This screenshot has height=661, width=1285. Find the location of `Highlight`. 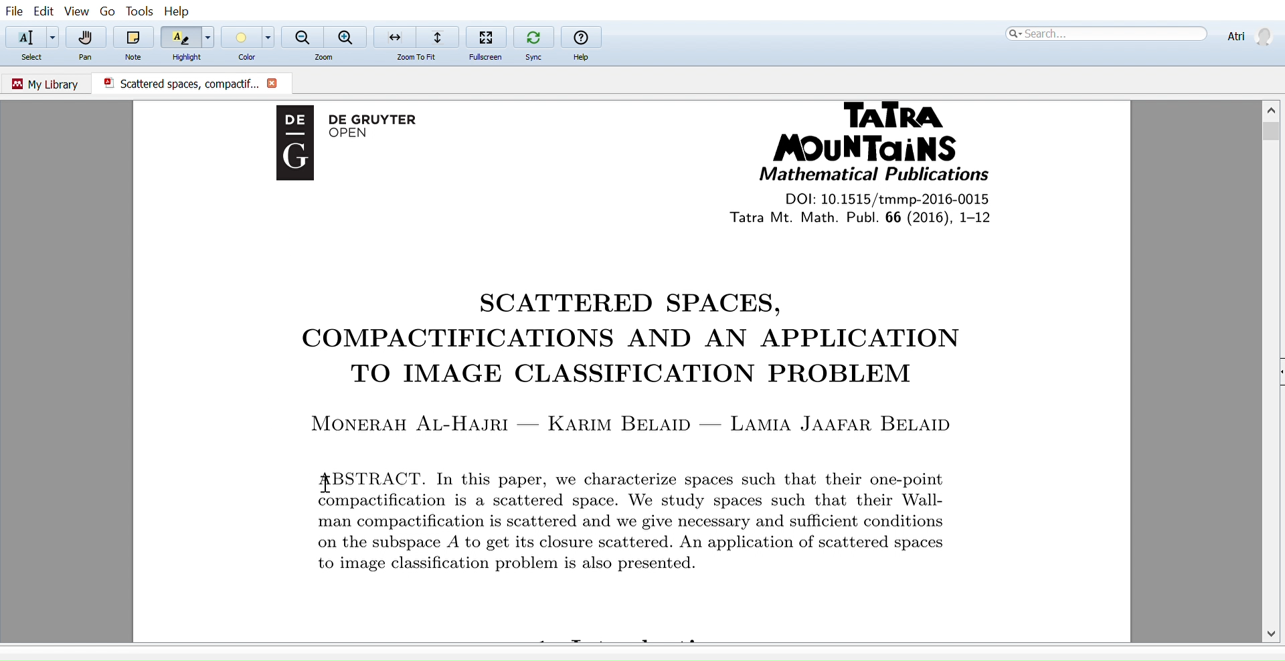

Highlight is located at coordinates (187, 57).